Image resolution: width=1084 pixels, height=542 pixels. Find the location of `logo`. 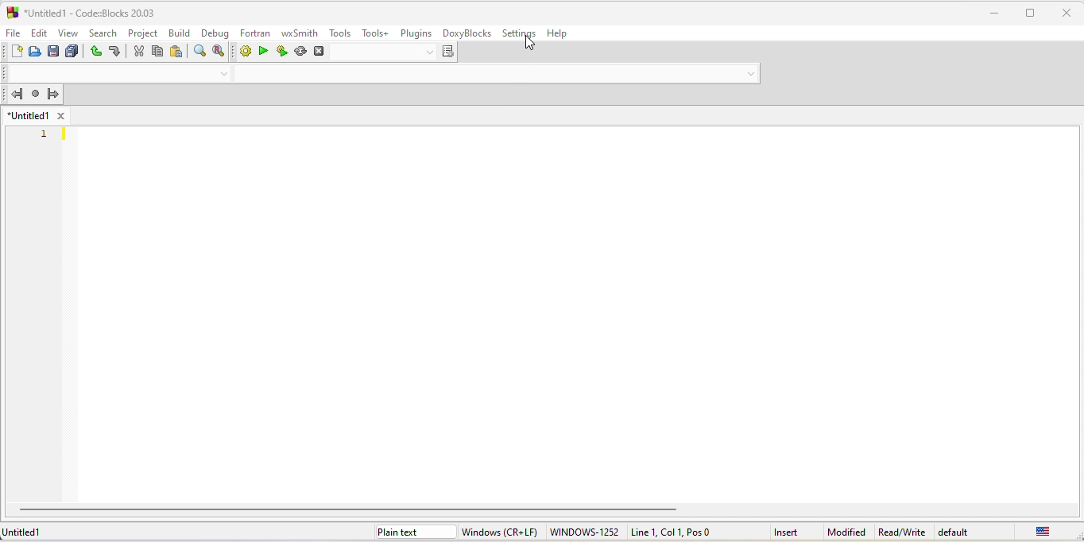

logo is located at coordinates (12, 13).